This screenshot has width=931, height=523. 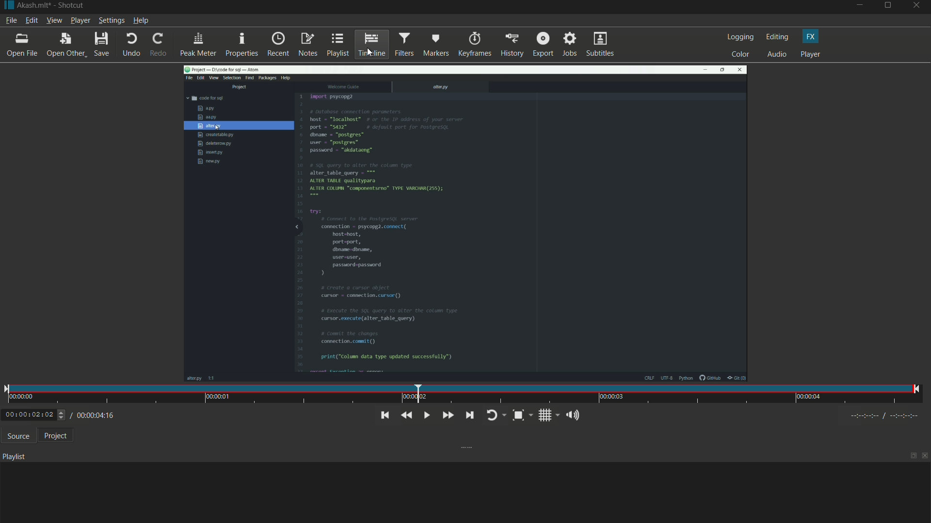 I want to click on quickly play forward, so click(x=446, y=415).